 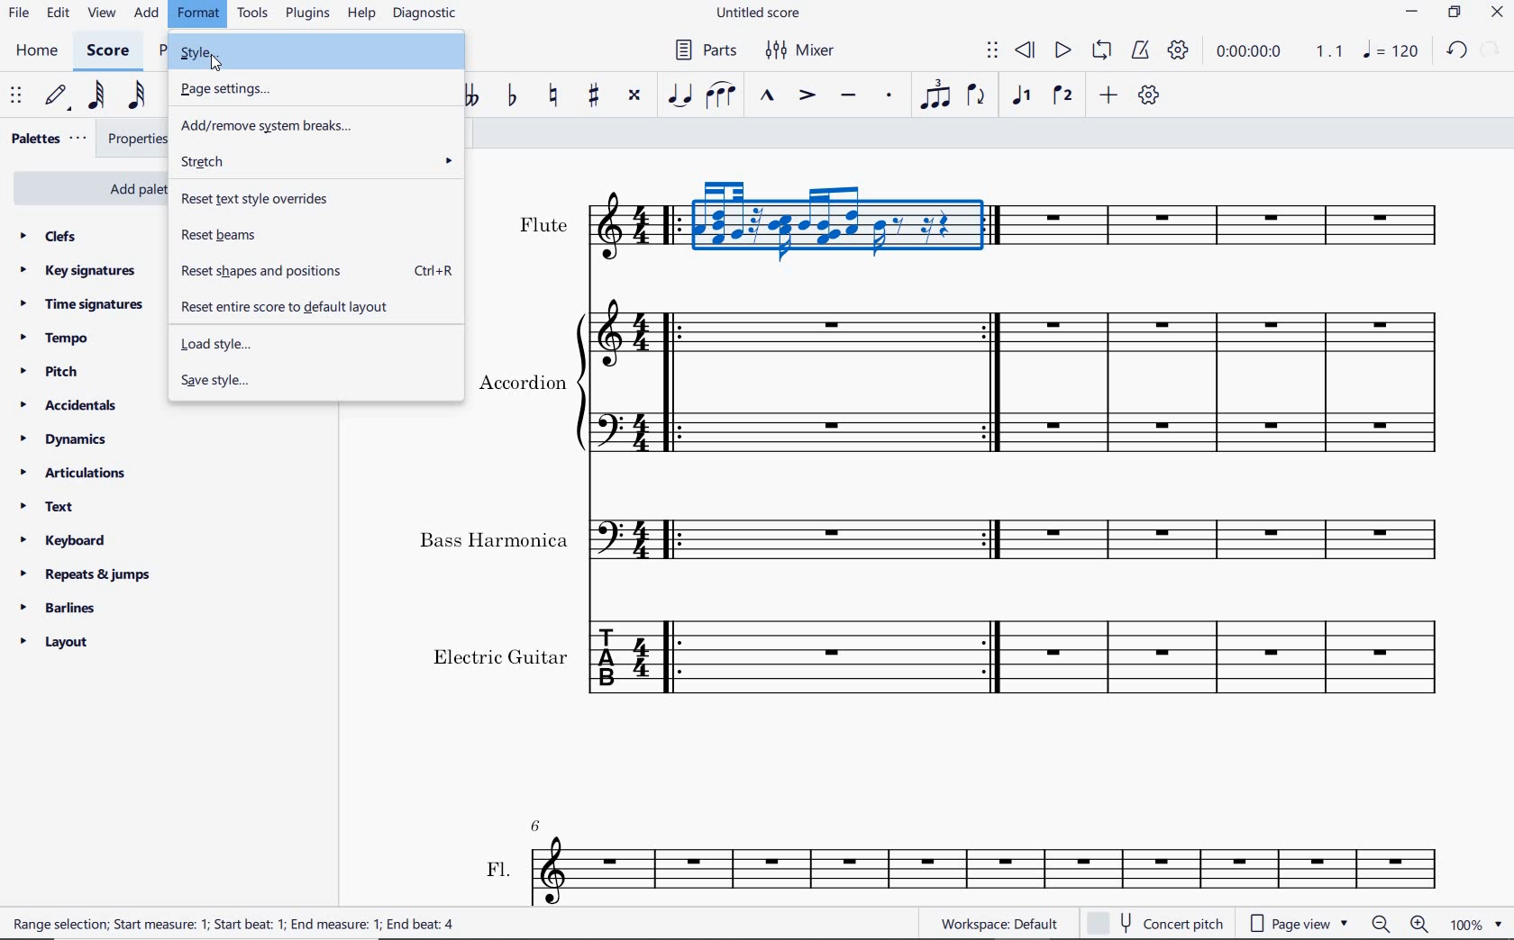 What do you see at coordinates (99, 14) in the screenshot?
I see `view` at bounding box center [99, 14].